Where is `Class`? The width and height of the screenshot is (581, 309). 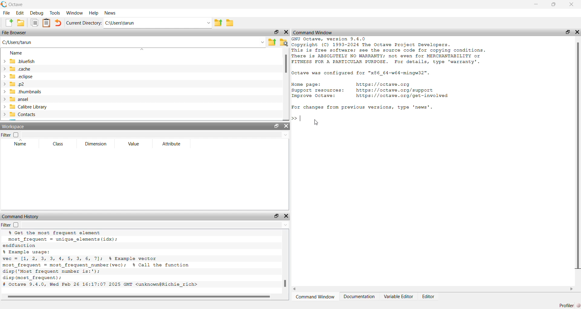 Class is located at coordinates (59, 144).